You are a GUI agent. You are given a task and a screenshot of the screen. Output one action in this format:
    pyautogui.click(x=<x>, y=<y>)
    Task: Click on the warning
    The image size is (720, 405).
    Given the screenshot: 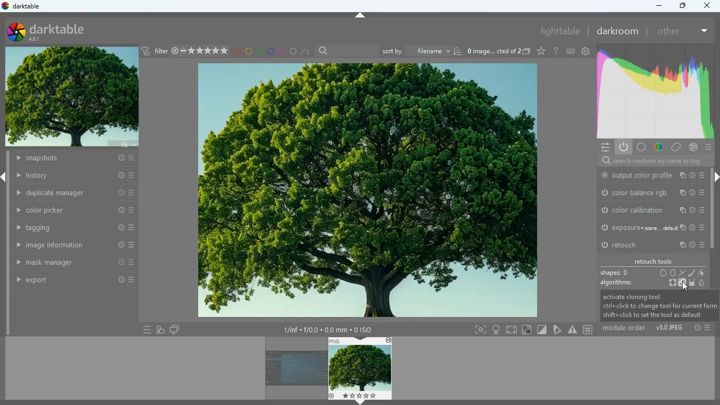 What is the action you would take?
    pyautogui.click(x=573, y=330)
    